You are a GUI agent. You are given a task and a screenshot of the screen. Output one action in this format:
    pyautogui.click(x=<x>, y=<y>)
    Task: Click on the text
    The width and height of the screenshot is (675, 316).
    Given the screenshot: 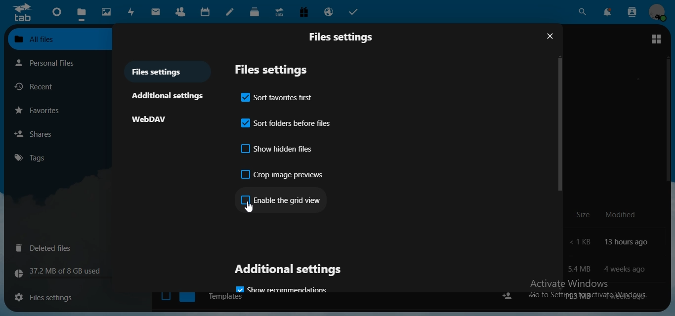 What is the action you would take?
    pyautogui.click(x=624, y=295)
    